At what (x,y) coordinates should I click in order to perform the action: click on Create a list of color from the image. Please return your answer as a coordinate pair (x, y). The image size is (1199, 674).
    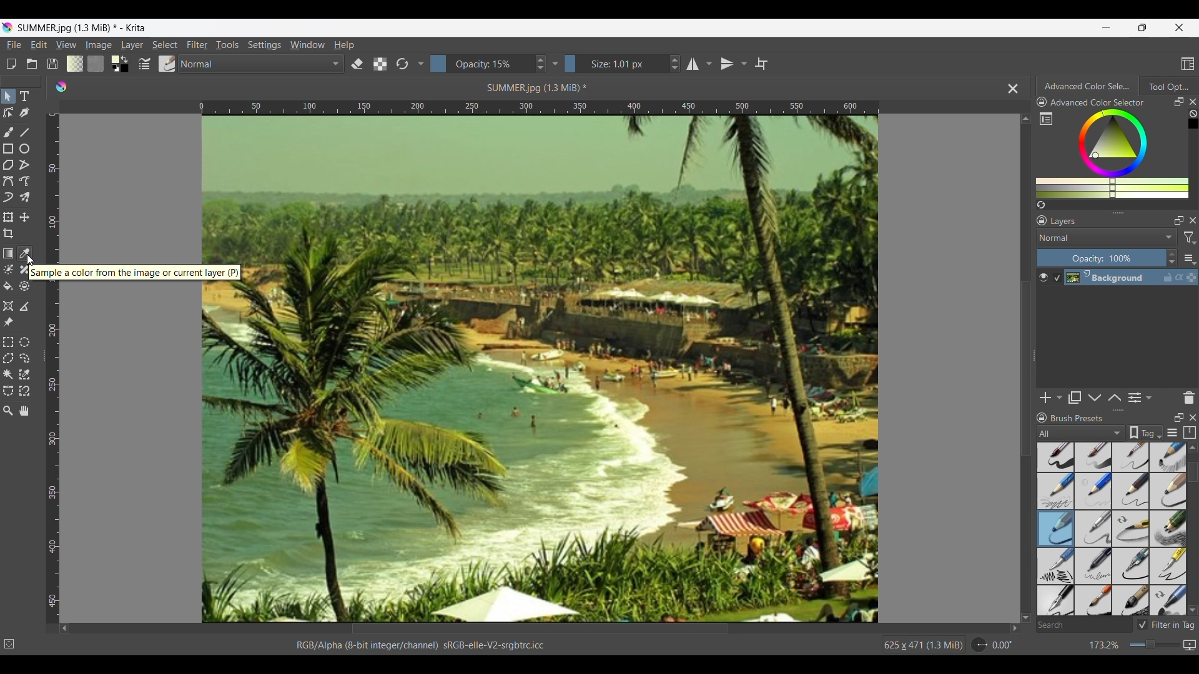
    Looking at the image, I should click on (1042, 205).